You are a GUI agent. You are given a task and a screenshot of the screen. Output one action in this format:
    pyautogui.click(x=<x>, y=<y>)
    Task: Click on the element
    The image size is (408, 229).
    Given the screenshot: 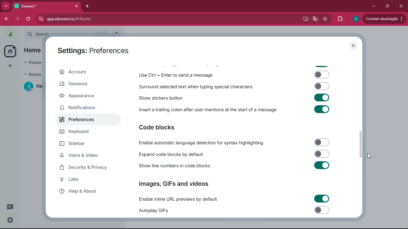 What is the action you would take?
    pyautogui.click(x=46, y=6)
    